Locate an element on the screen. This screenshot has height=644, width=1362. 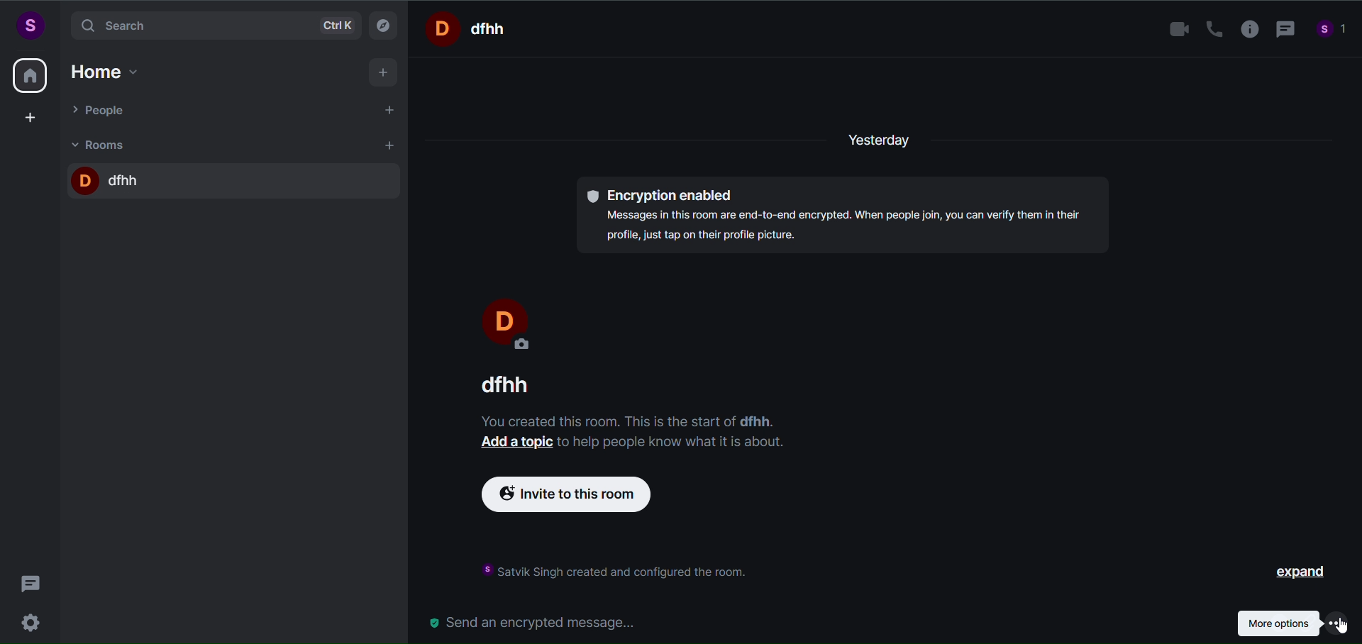
more options is located at coordinates (1292, 622).